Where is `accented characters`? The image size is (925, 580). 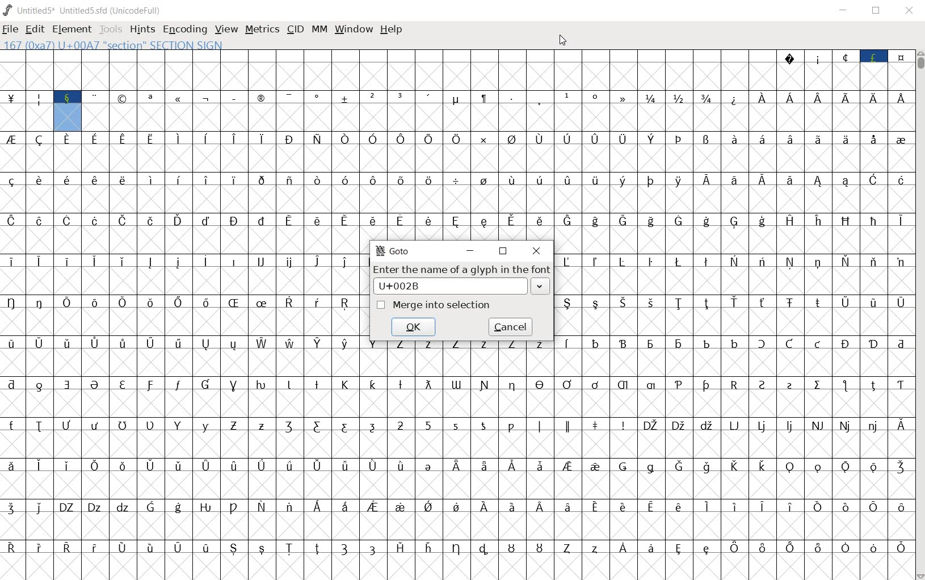 accented characters is located at coordinates (276, 520).